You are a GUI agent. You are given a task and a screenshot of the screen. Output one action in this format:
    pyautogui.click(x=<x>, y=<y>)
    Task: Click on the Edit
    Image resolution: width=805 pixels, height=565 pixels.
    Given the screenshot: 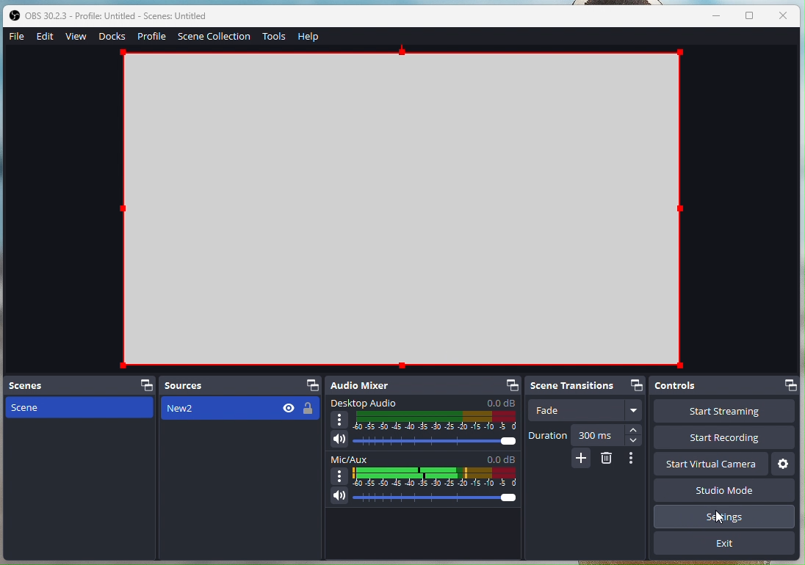 What is the action you would take?
    pyautogui.click(x=46, y=36)
    